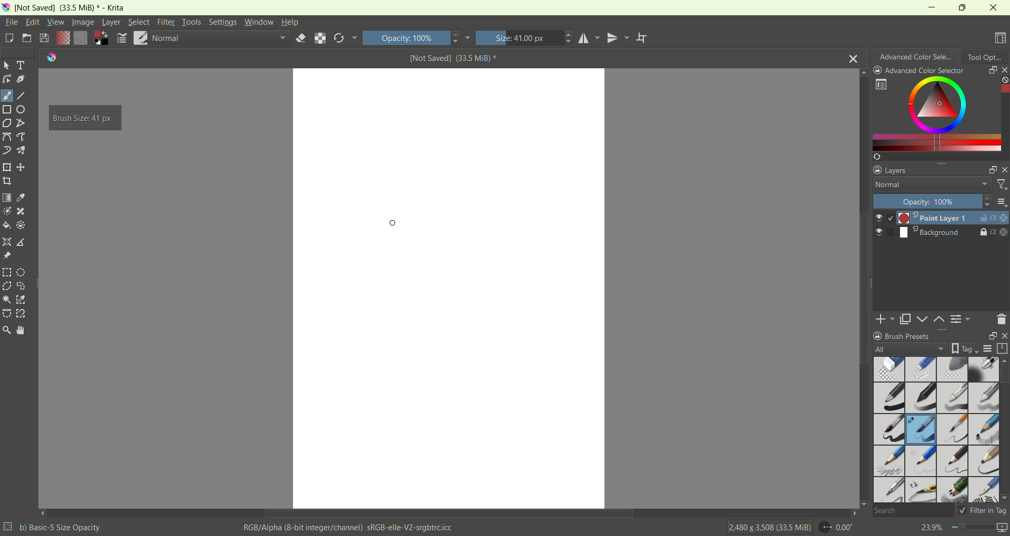 This screenshot has height=536, width=1010. Describe the element at coordinates (26, 37) in the screenshot. I see `open` at that location.